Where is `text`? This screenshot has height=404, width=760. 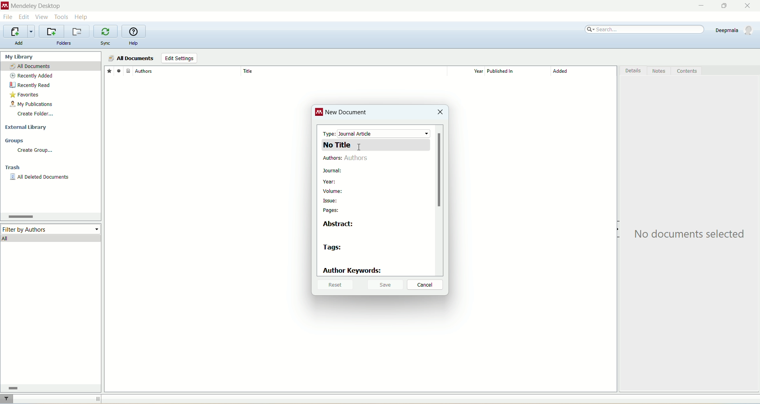 text is located at coordinates (692, 234).